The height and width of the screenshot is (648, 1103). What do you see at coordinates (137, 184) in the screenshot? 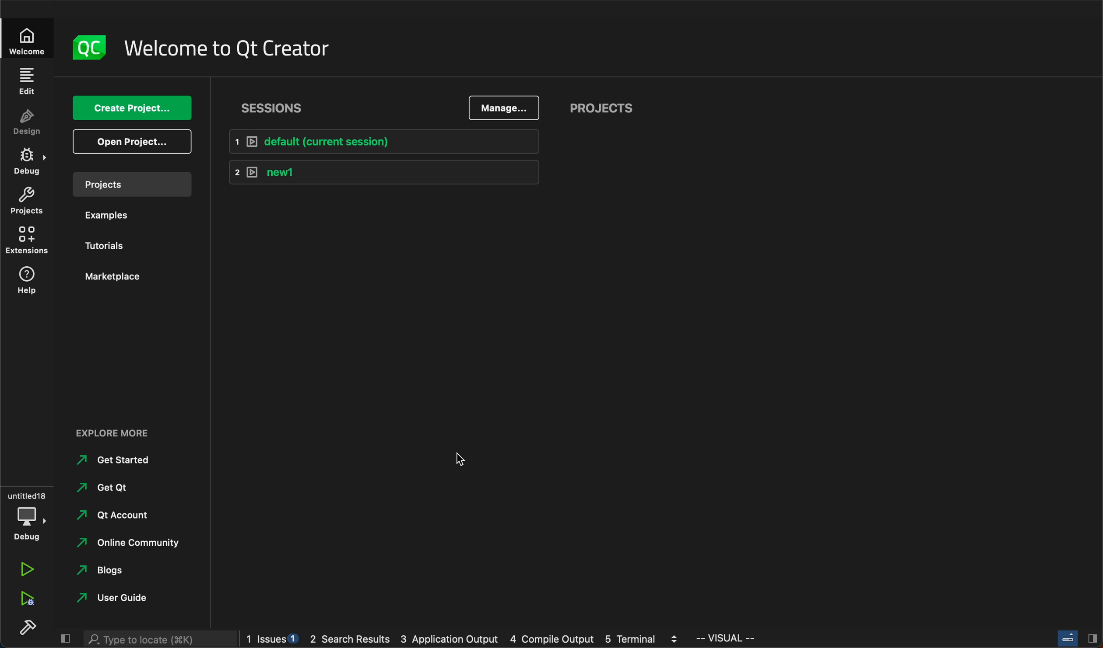
I see `projects` at bounding box center [137, 184].